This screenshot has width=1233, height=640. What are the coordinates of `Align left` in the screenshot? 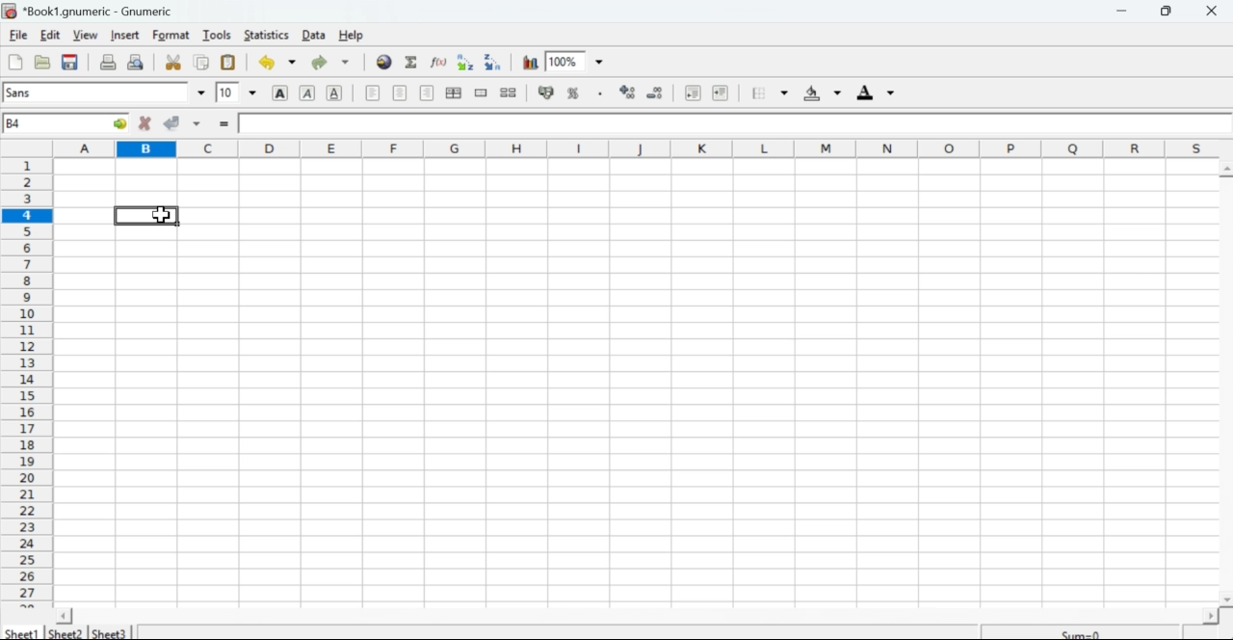 It's located at (373, 93).